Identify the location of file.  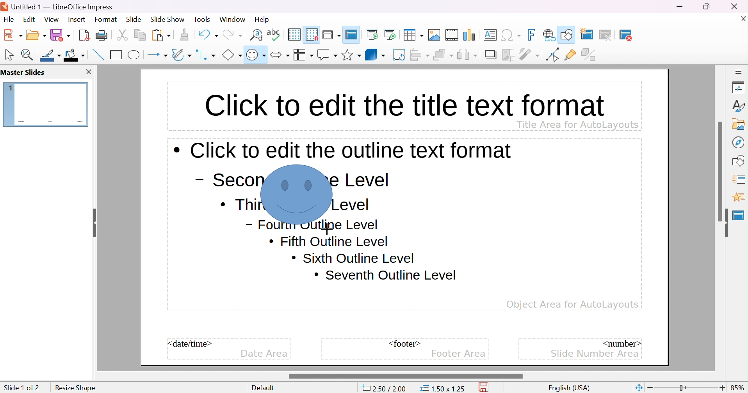
(9, 19).